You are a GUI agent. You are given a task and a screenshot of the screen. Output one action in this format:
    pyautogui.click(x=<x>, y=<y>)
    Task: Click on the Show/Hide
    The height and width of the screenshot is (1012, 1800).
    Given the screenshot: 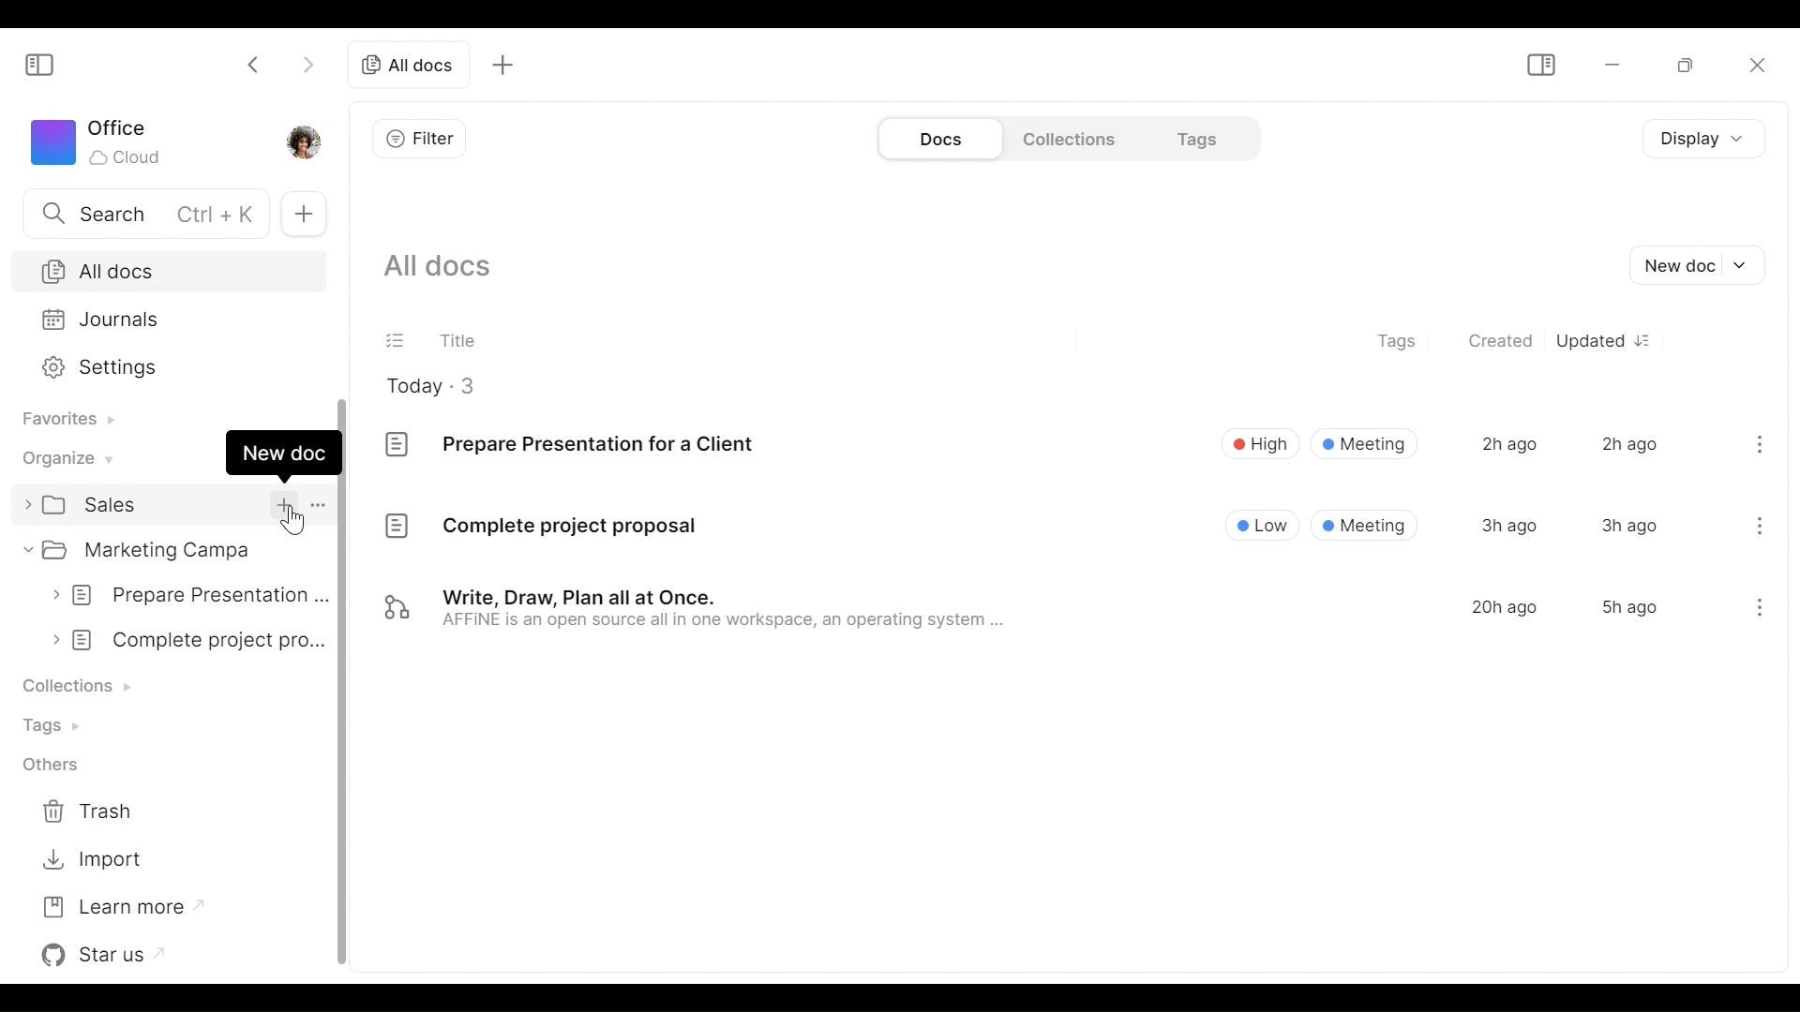 What is the action you would take?
    pyautogui.click(x=1540, y=67)
    